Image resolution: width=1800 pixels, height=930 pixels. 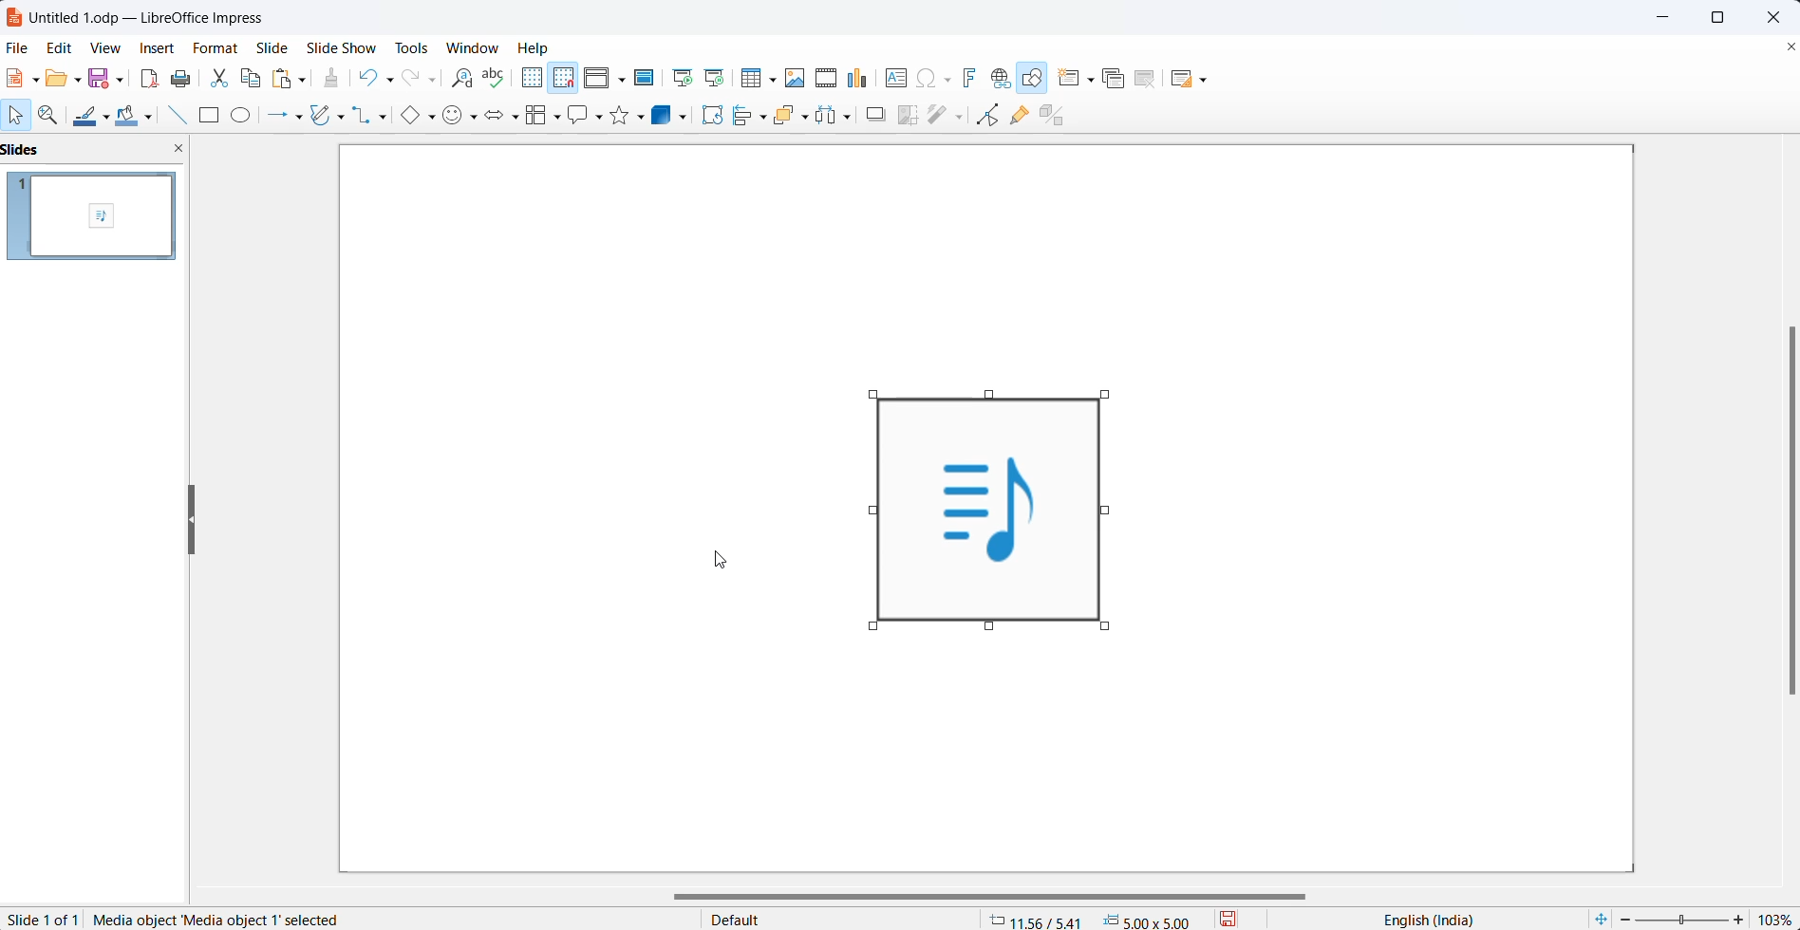 I want to click on cursor, so click(x=720, y=560).